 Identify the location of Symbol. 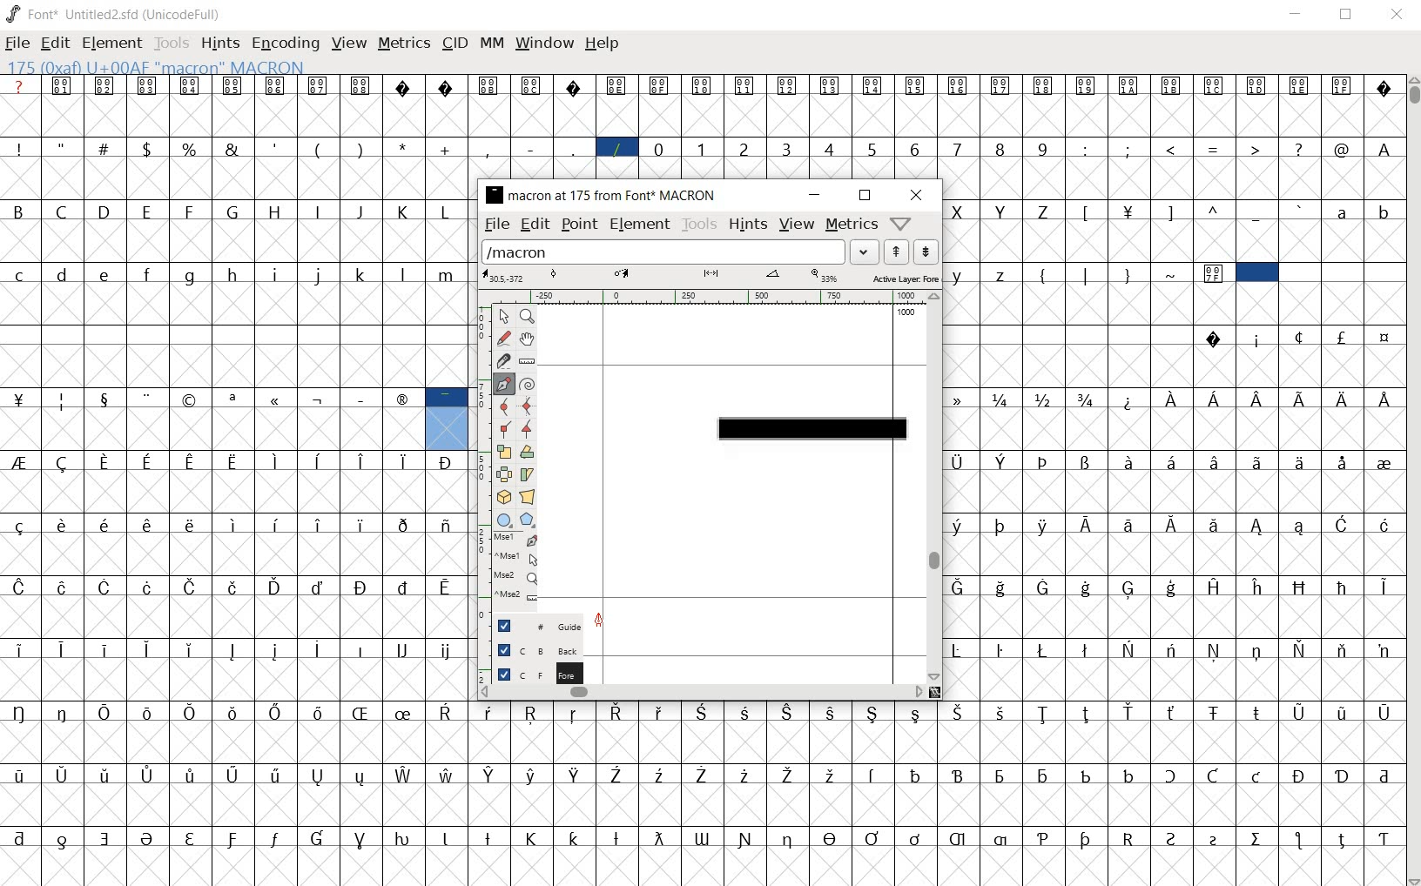
(1043, 84).